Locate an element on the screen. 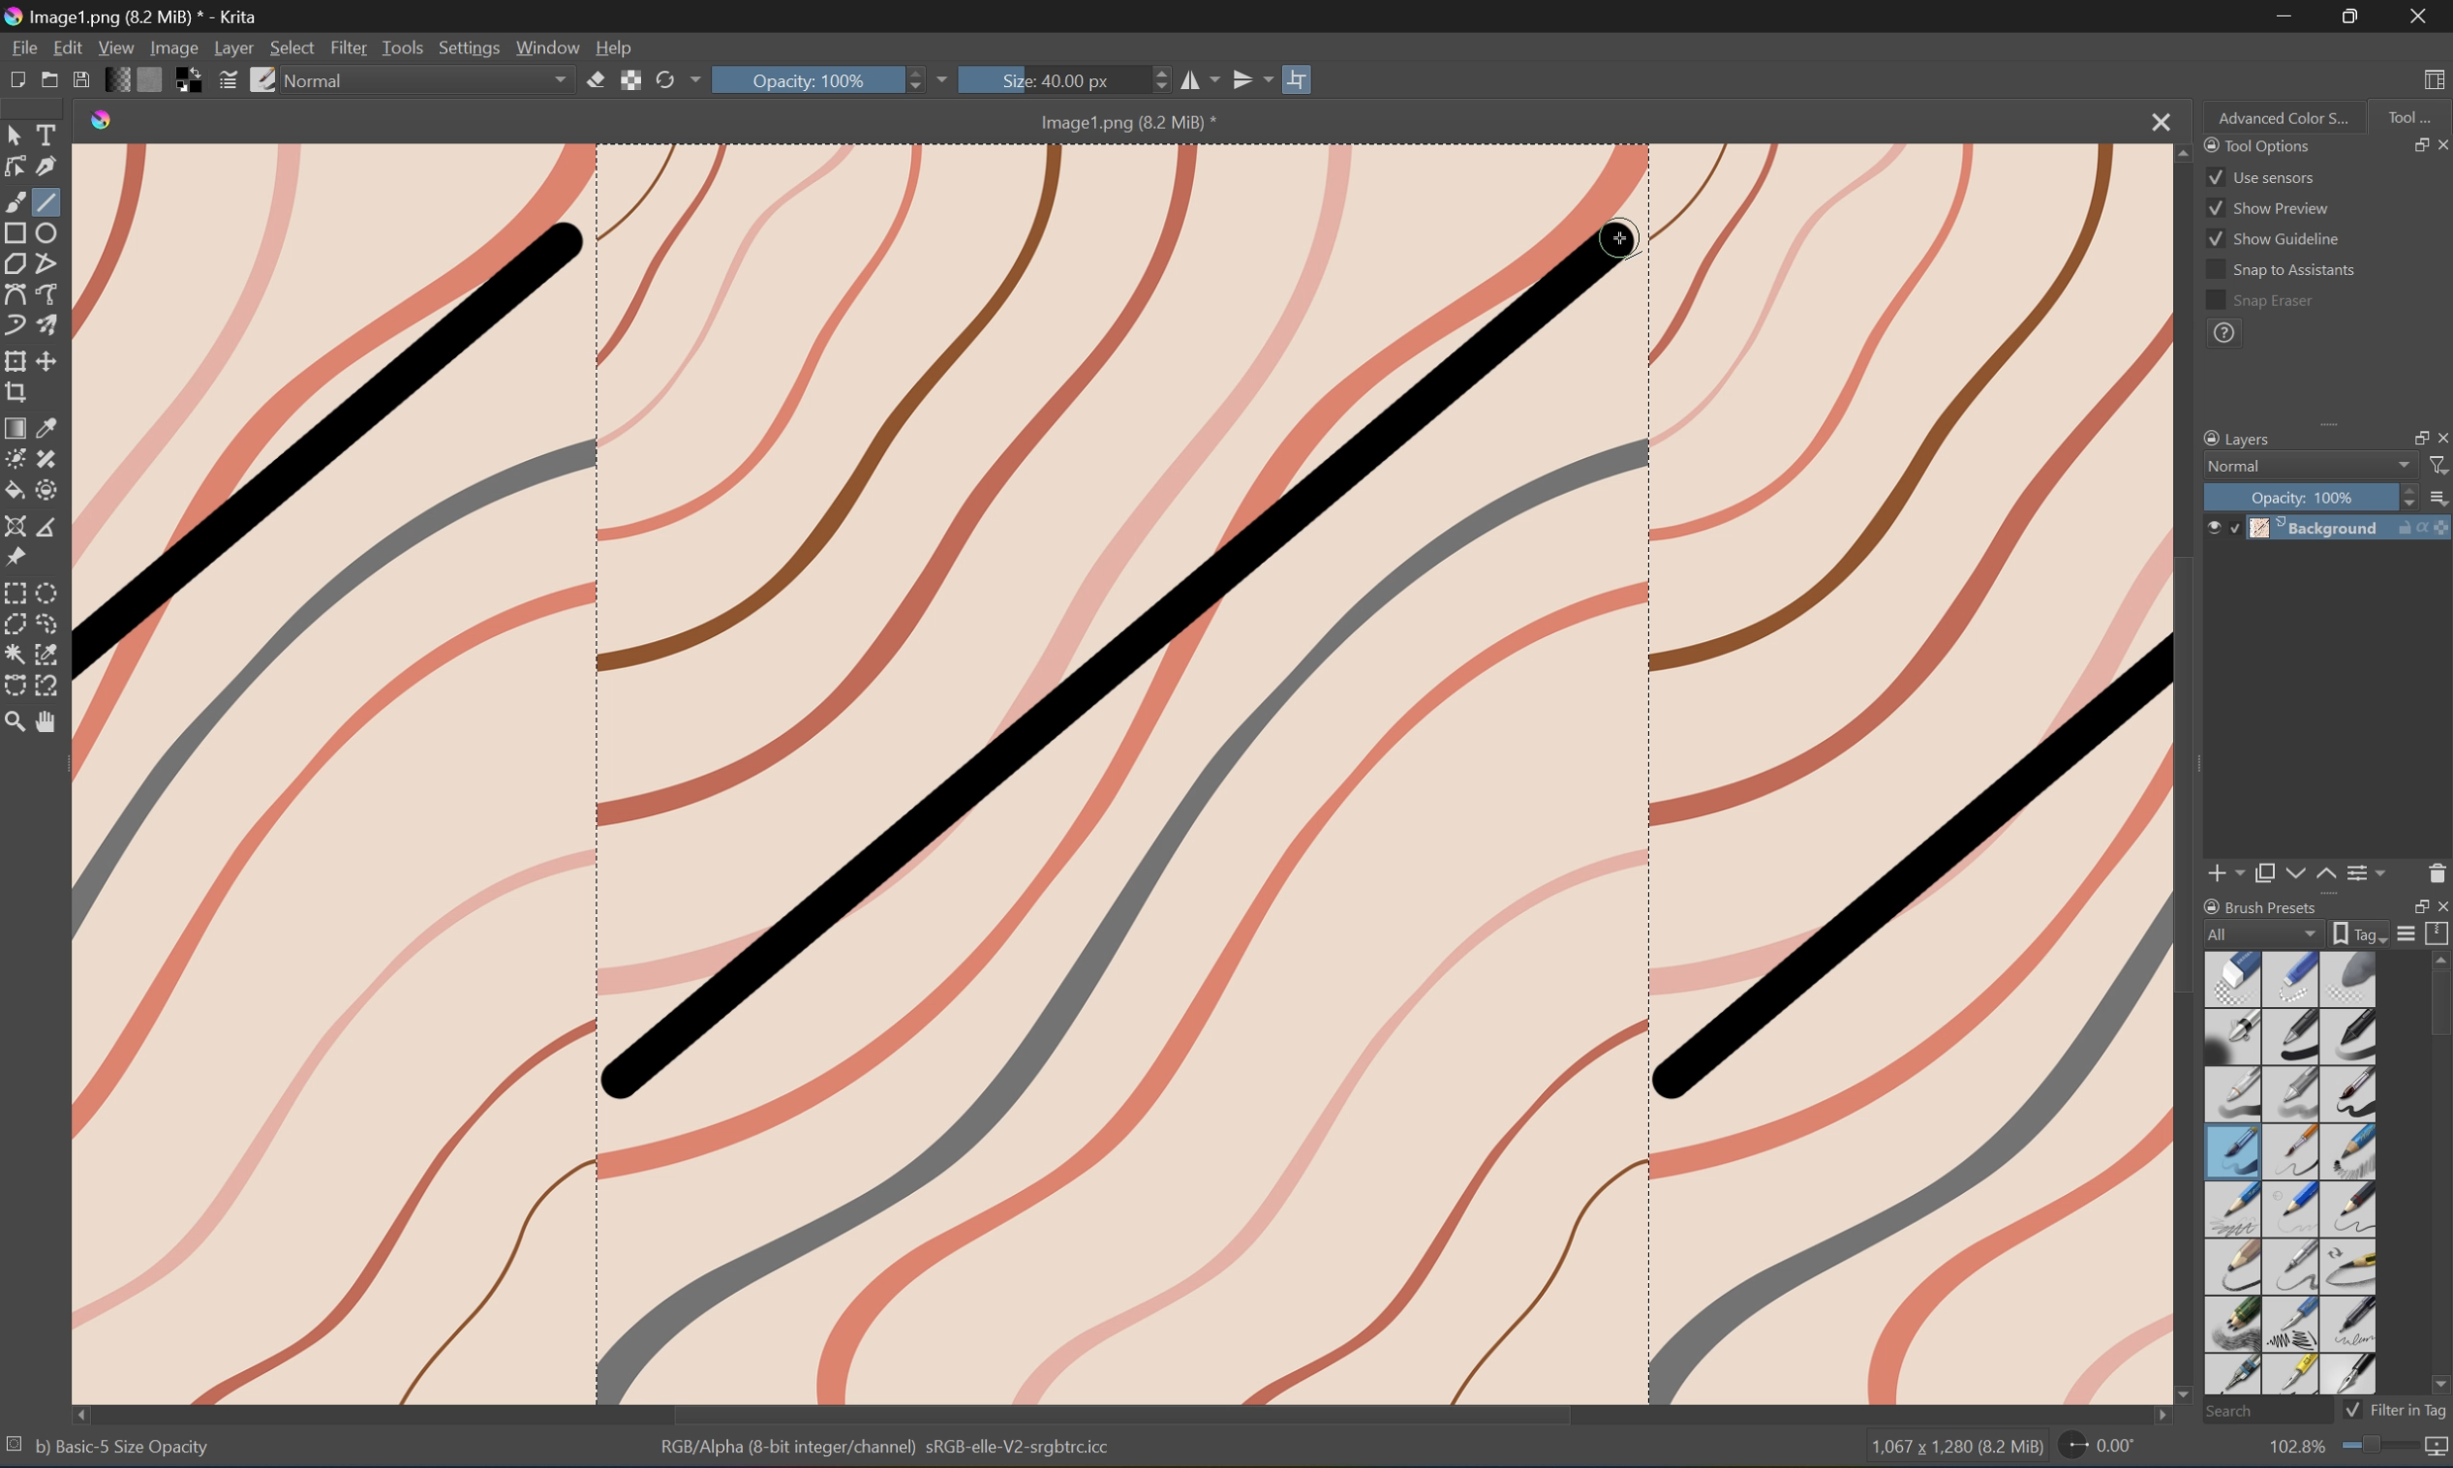 Image resolution: width=2453 pixels, height=1468 pixels. Drop Down is located at coordinates (563, 81).